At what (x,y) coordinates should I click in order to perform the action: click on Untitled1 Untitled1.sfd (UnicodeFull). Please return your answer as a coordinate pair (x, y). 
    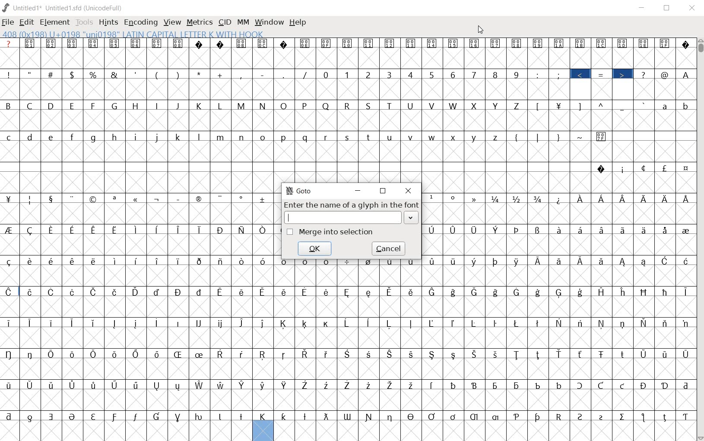
    Looking at the image, I should click on (65, 10).